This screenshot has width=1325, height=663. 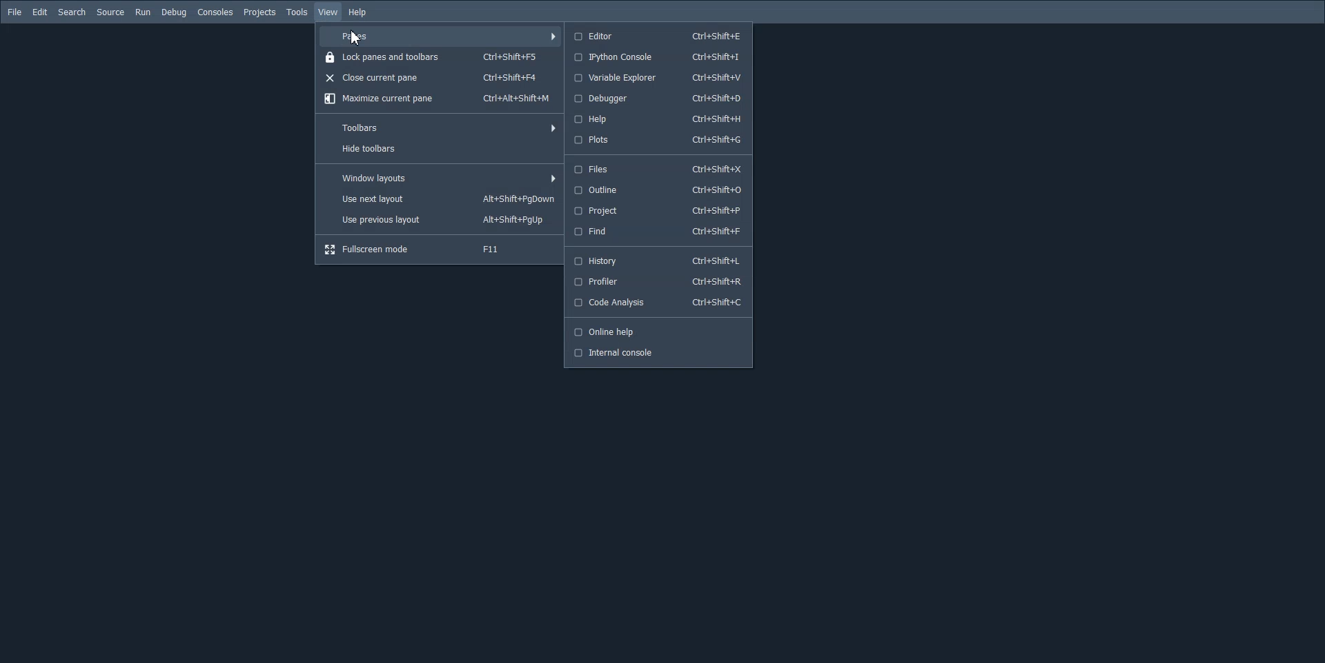 What do you see at coordinates (439, 98) in the screenshot?
I see `Maximize current pane` at bounding box center [439, 98].